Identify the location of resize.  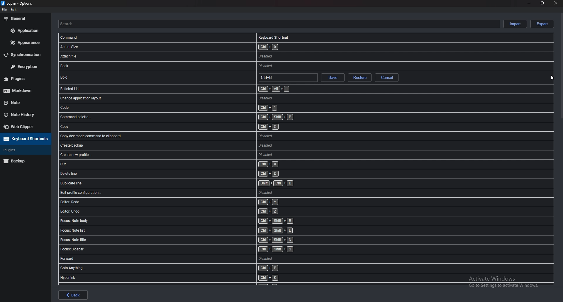
(542, 3).